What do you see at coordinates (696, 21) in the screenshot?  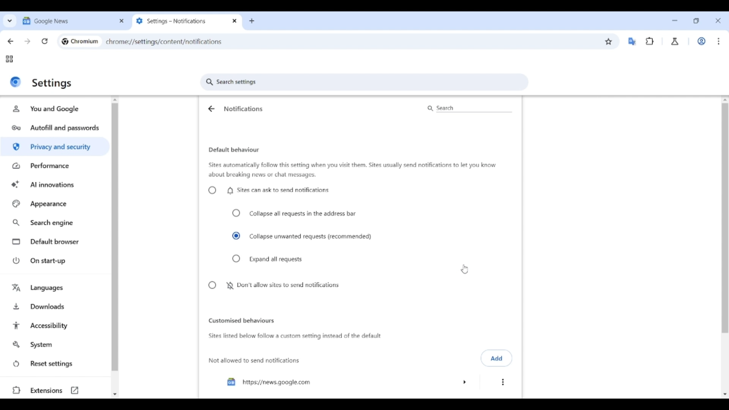 I see `Show interface in a smaller tab` at bounding box center [696, 21].